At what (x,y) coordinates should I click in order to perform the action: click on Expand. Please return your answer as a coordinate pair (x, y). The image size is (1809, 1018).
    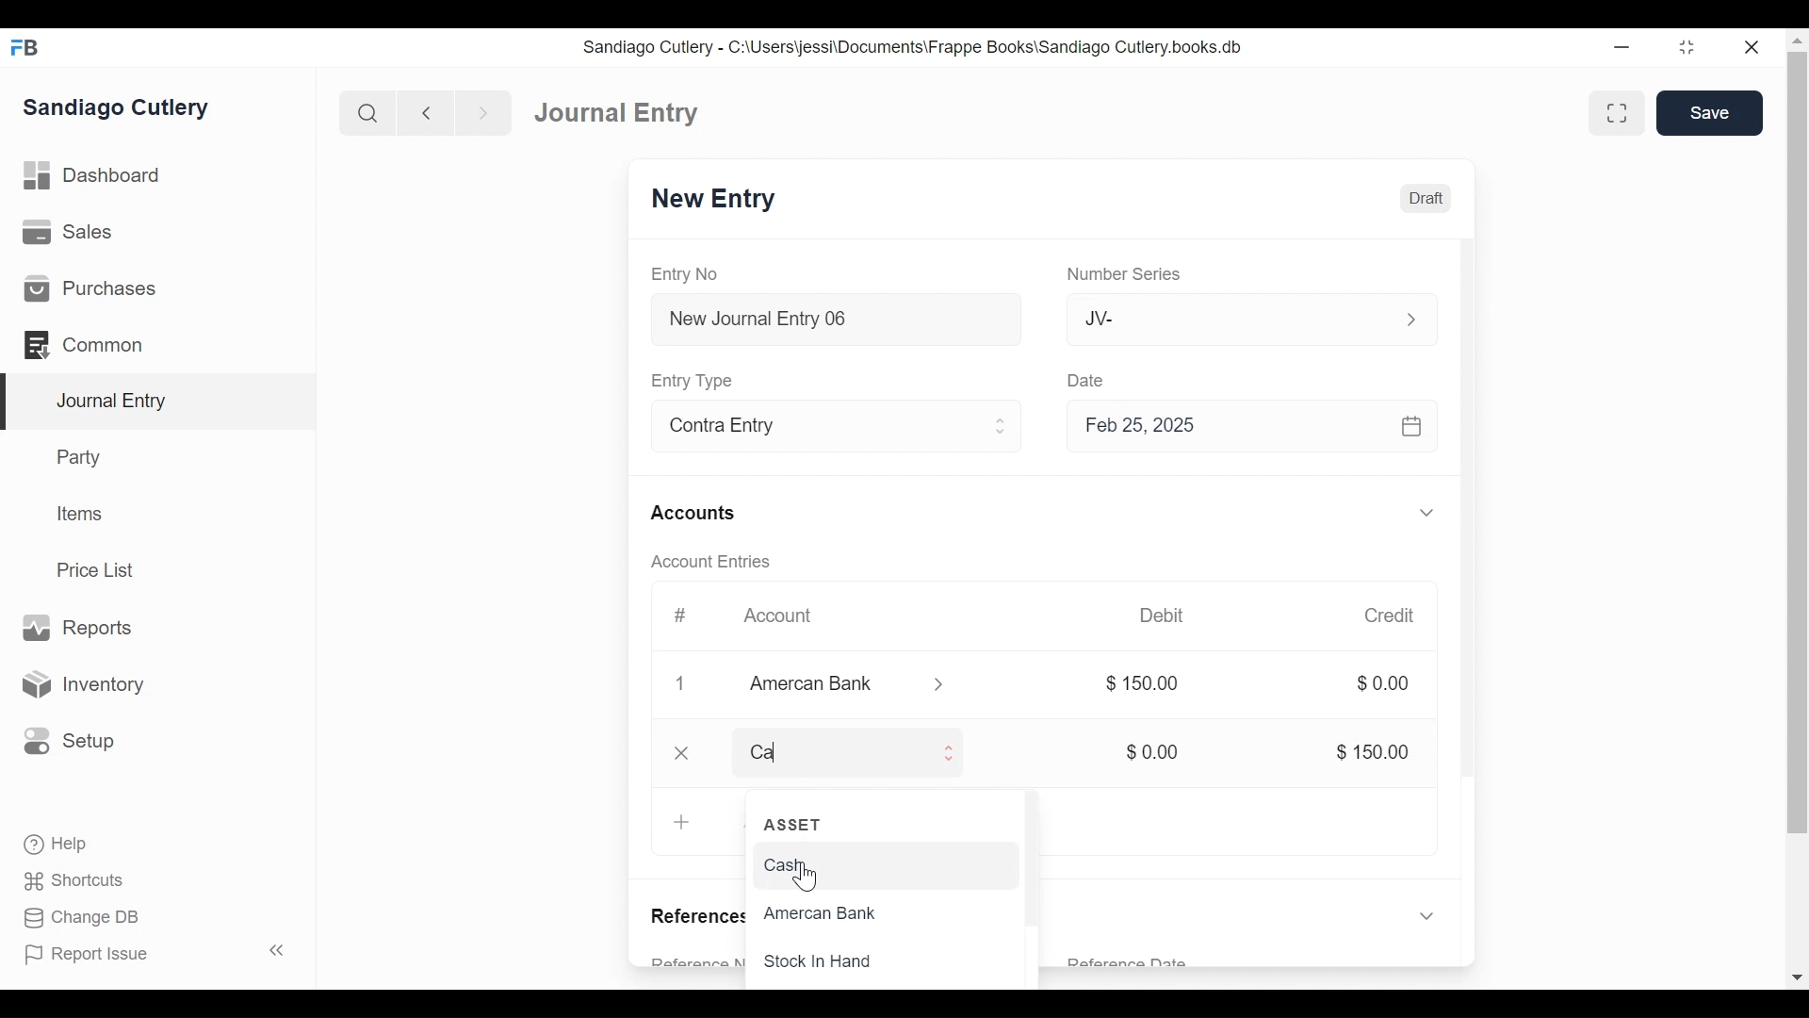
    Looking at the image, I should click on (1426, 513).